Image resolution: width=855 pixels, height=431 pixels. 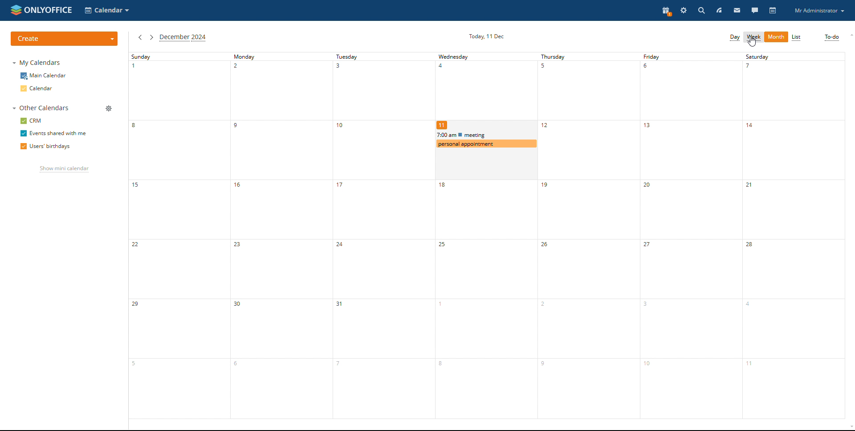 I want to click on evebts shared with me, so click(x=54, y=133).